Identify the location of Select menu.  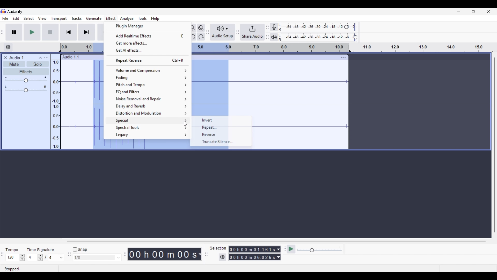
(29, 18).